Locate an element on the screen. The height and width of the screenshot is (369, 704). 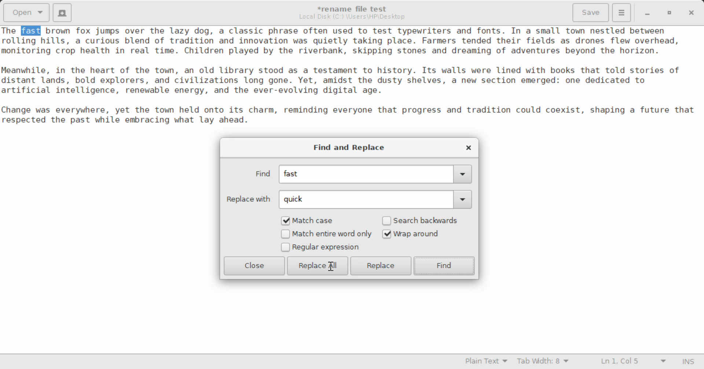
Find: fast is located at coordinates (359, 175).